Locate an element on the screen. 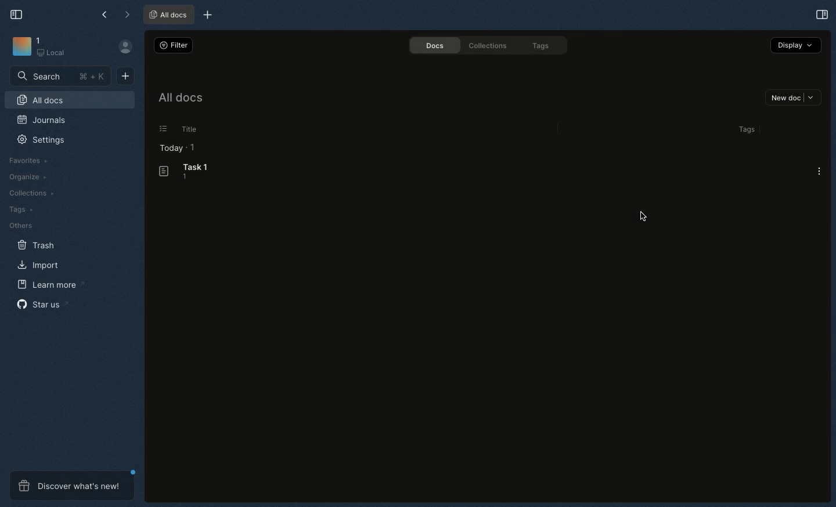  New doc is located at coordinates (124, 76).